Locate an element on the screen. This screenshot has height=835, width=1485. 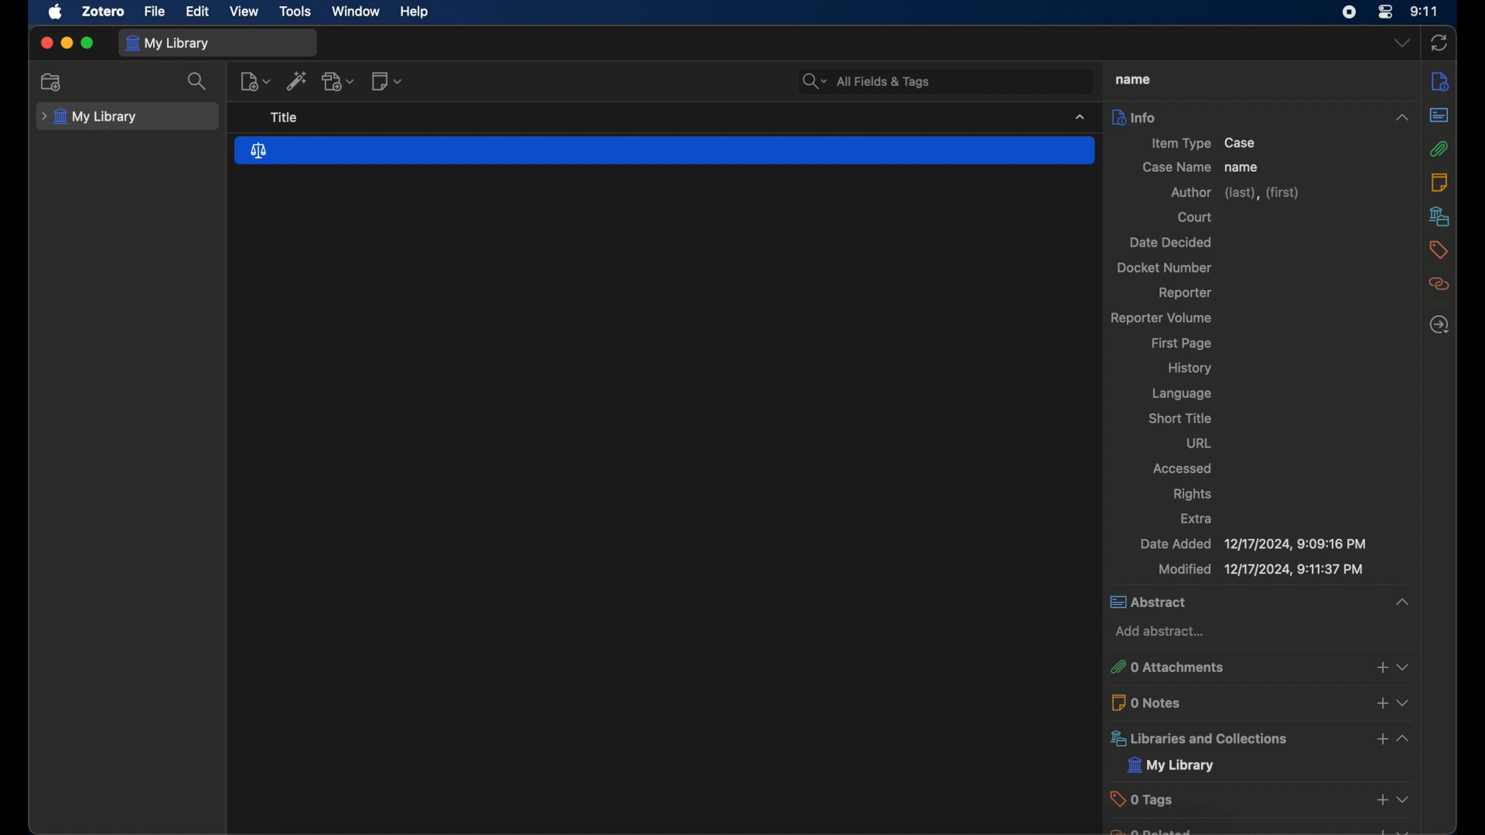
control center is located at coordinates (1386, 12).